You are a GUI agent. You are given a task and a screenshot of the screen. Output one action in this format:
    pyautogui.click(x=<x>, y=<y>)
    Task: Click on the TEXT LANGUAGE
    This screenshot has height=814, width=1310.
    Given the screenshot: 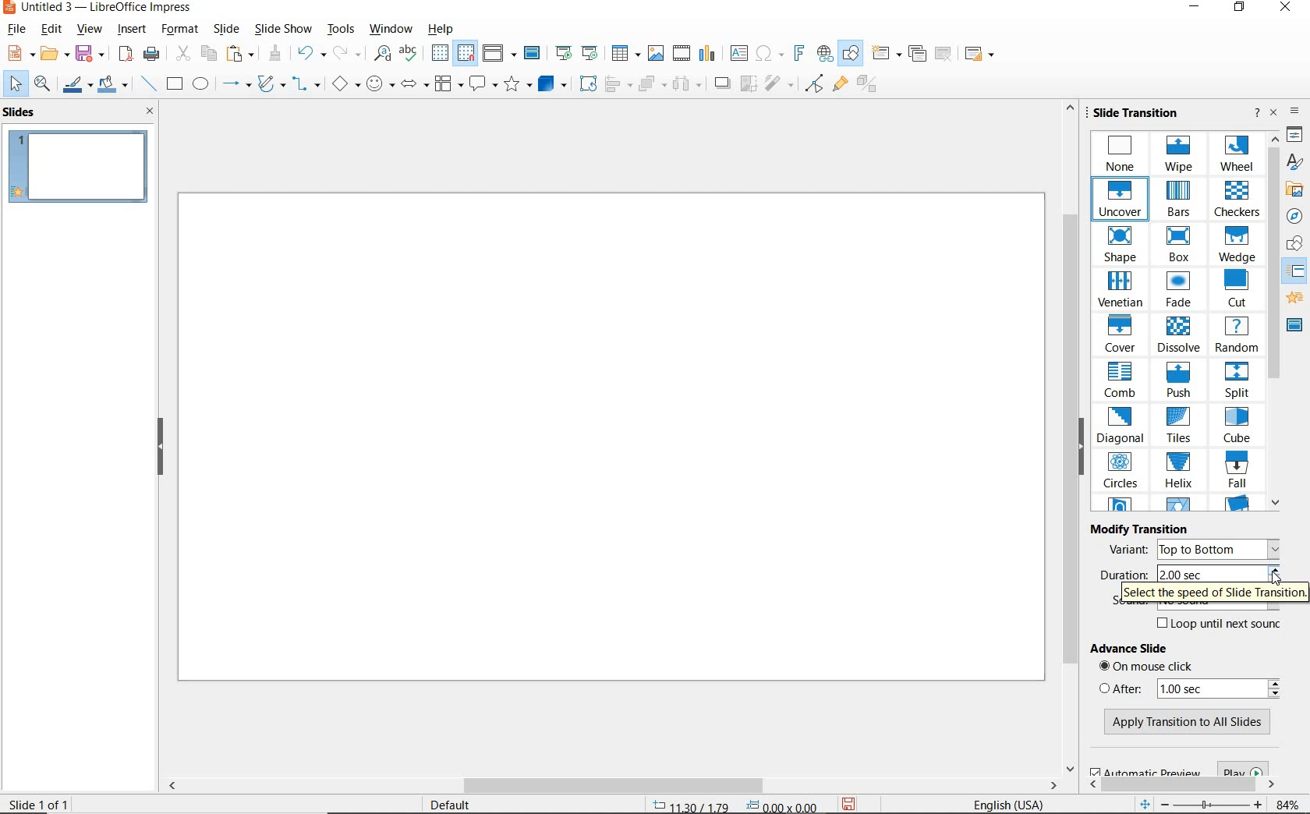 What is the action you would take?
    pyautogui.click(x=1007, y=803)
    